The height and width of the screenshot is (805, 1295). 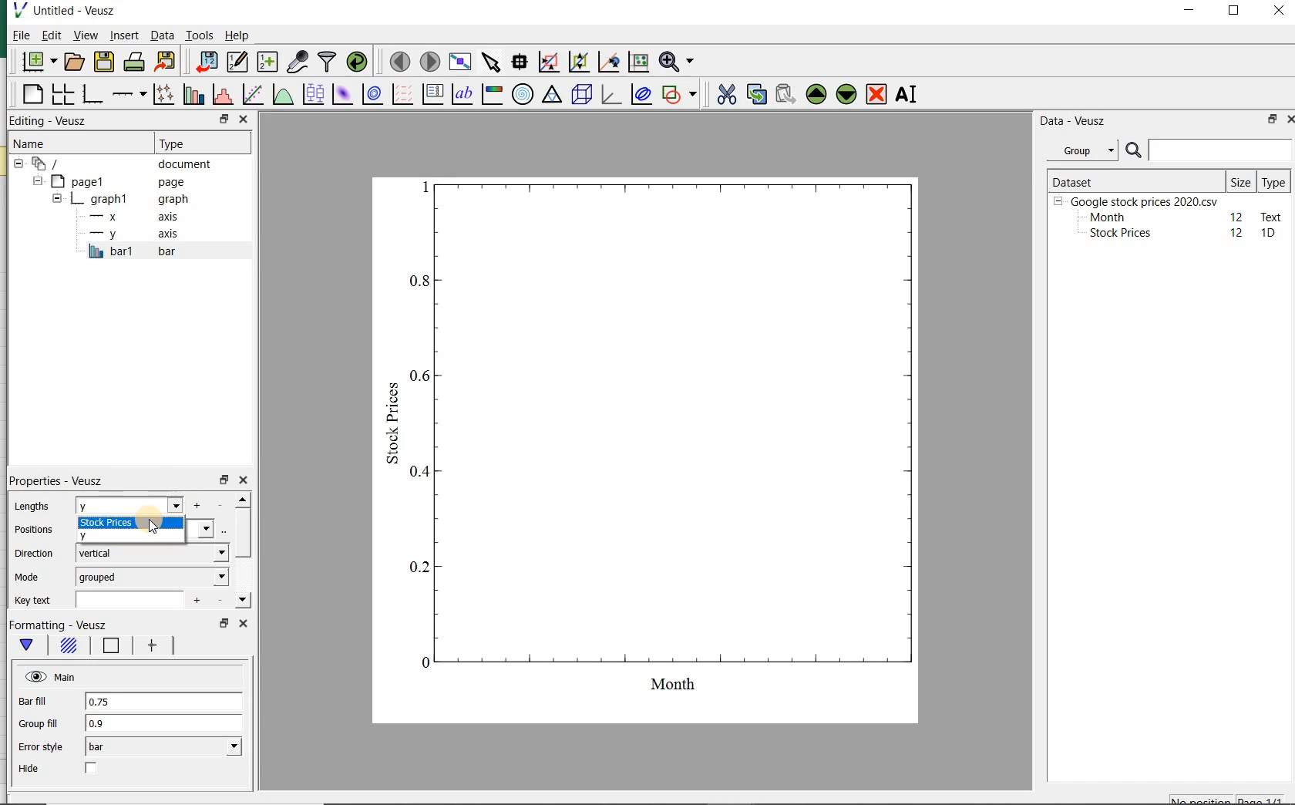 I want to click on restore, so click(x=224, y=120).